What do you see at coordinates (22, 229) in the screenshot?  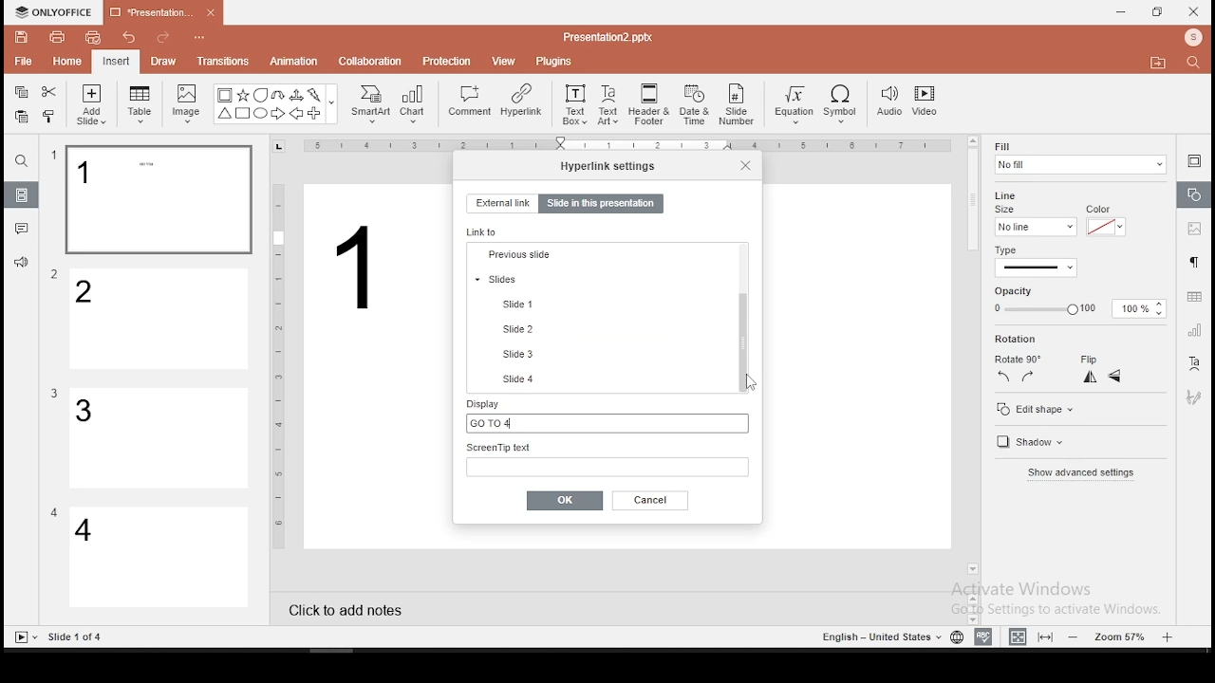 I see `comments` at bounding box center [22, 229].